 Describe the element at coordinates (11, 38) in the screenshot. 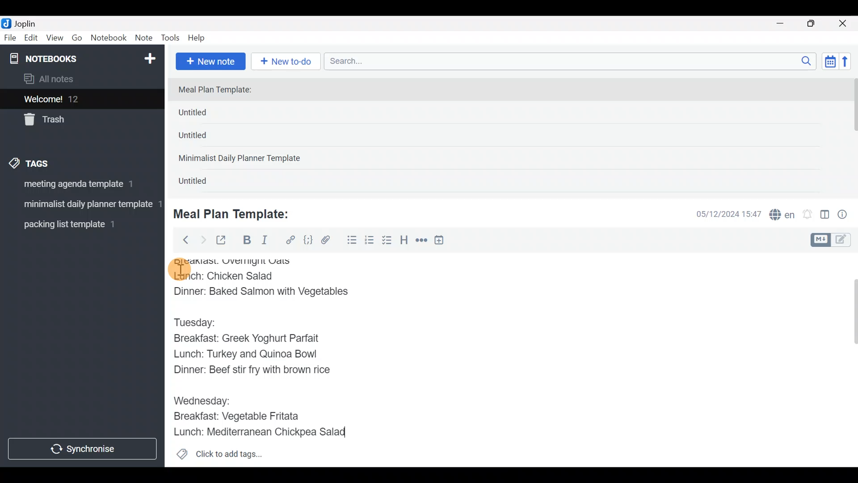

I see `File` at that location.